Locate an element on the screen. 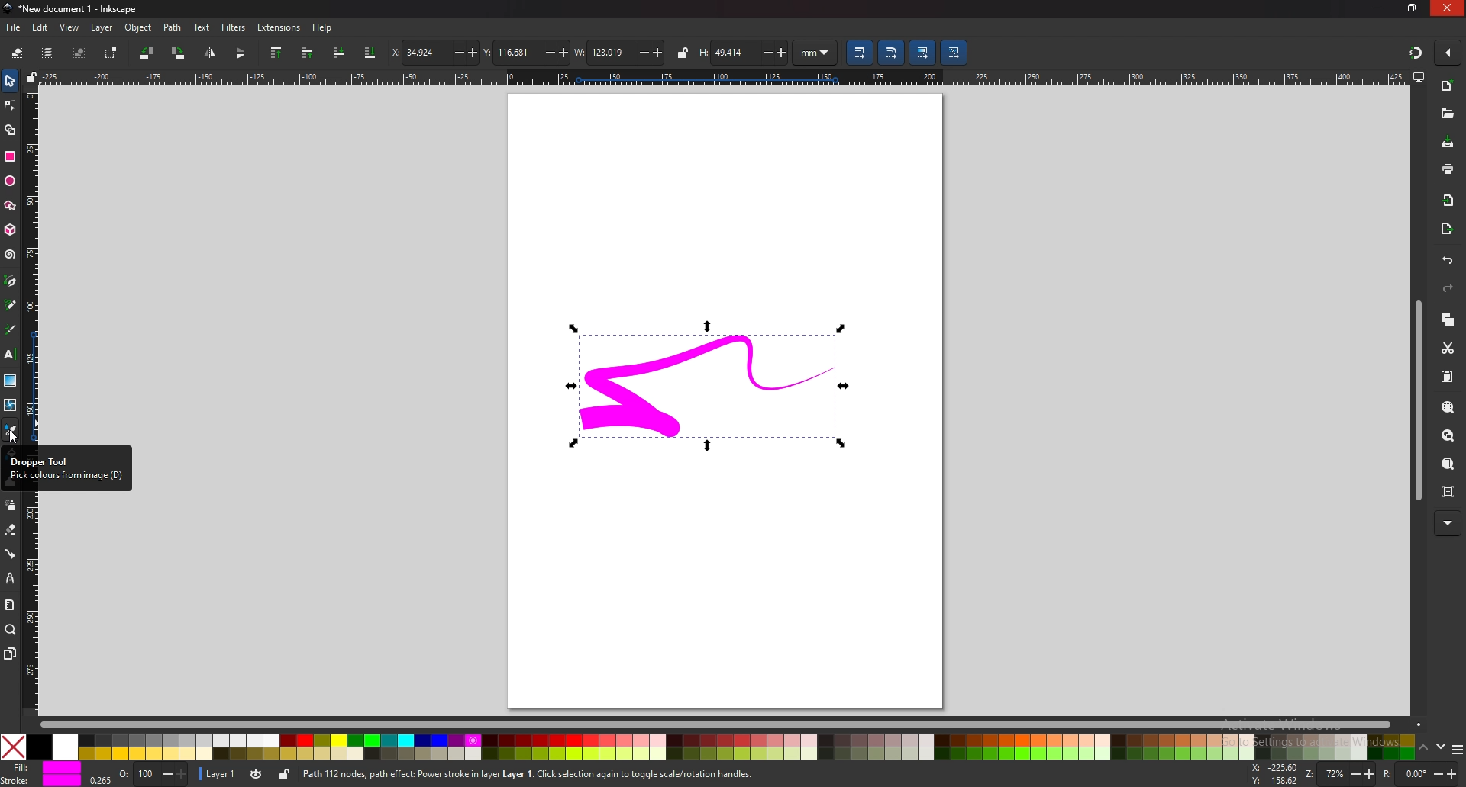  select all in all layers is located at coordinates (49, 52).